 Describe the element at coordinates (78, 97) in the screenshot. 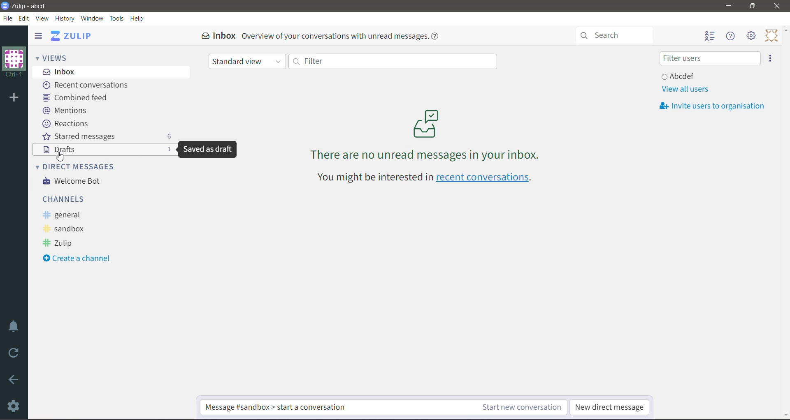

I see `Combined feed` at that location.